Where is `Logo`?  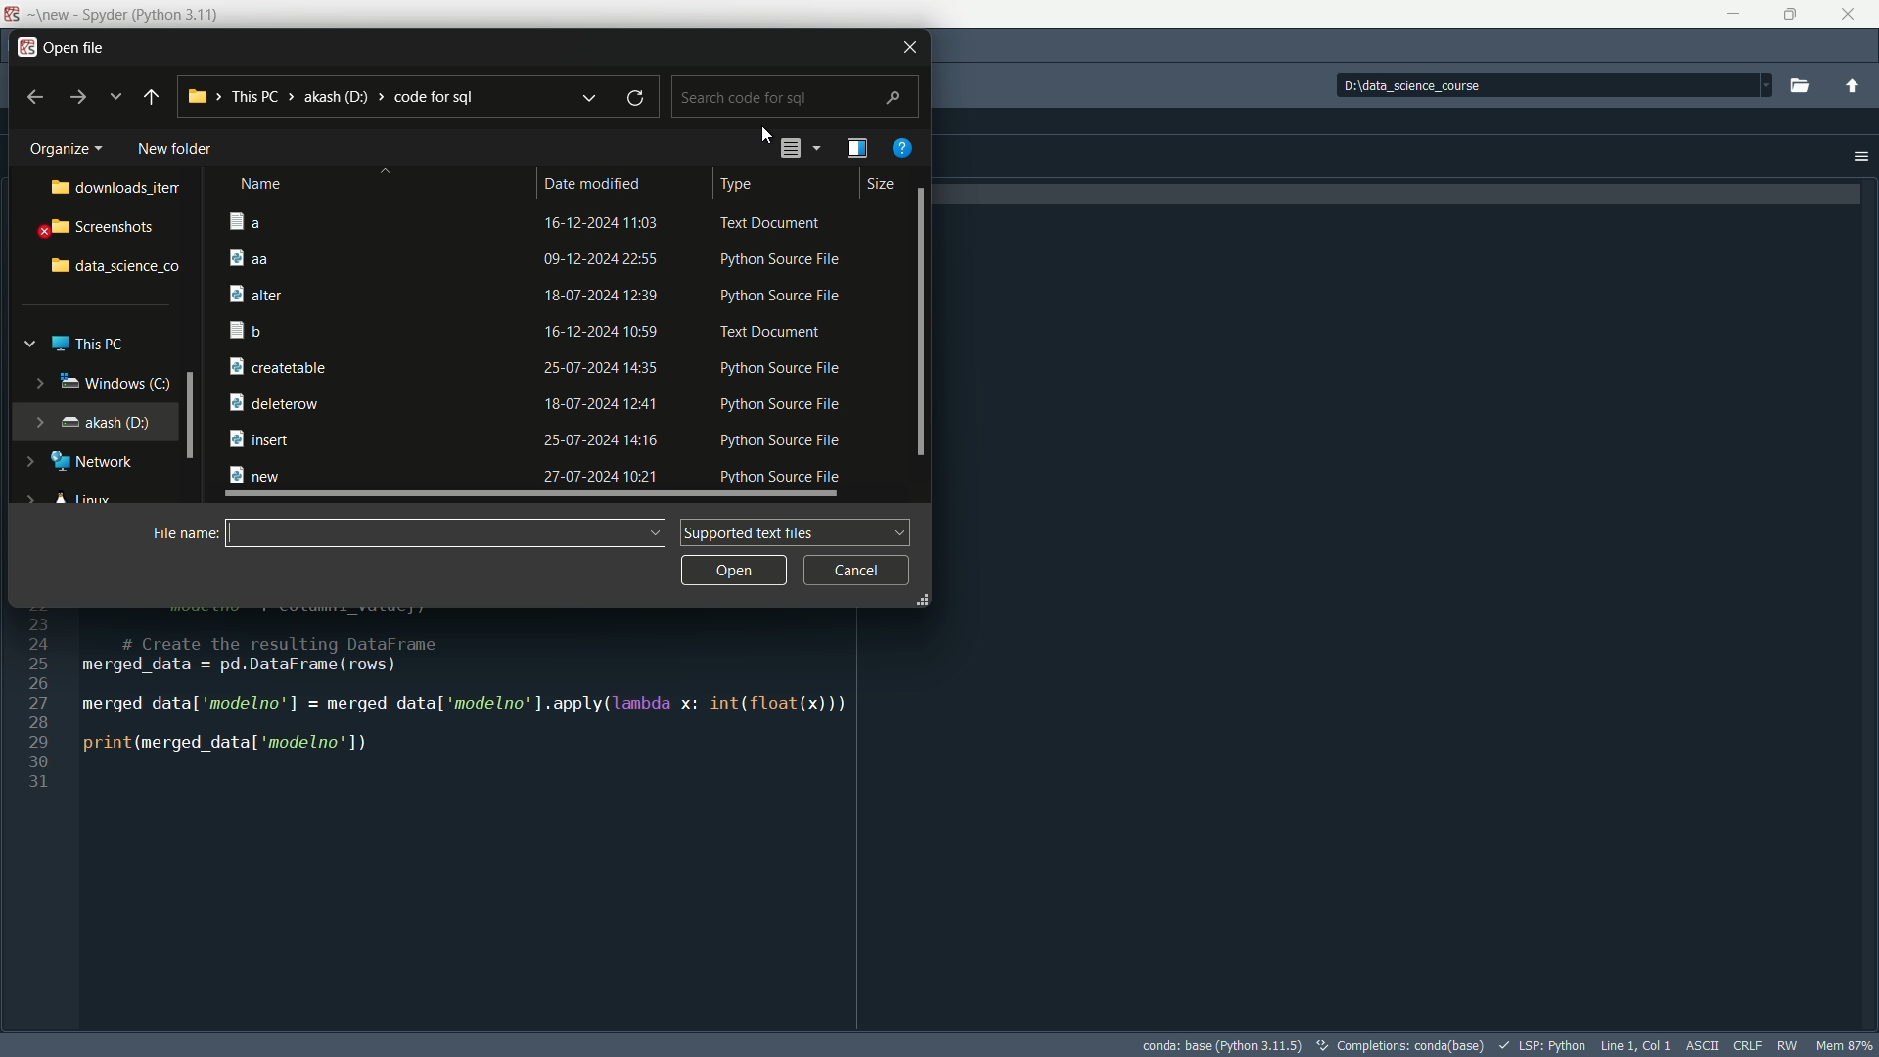
Logo is located at coordinates (14, 12).